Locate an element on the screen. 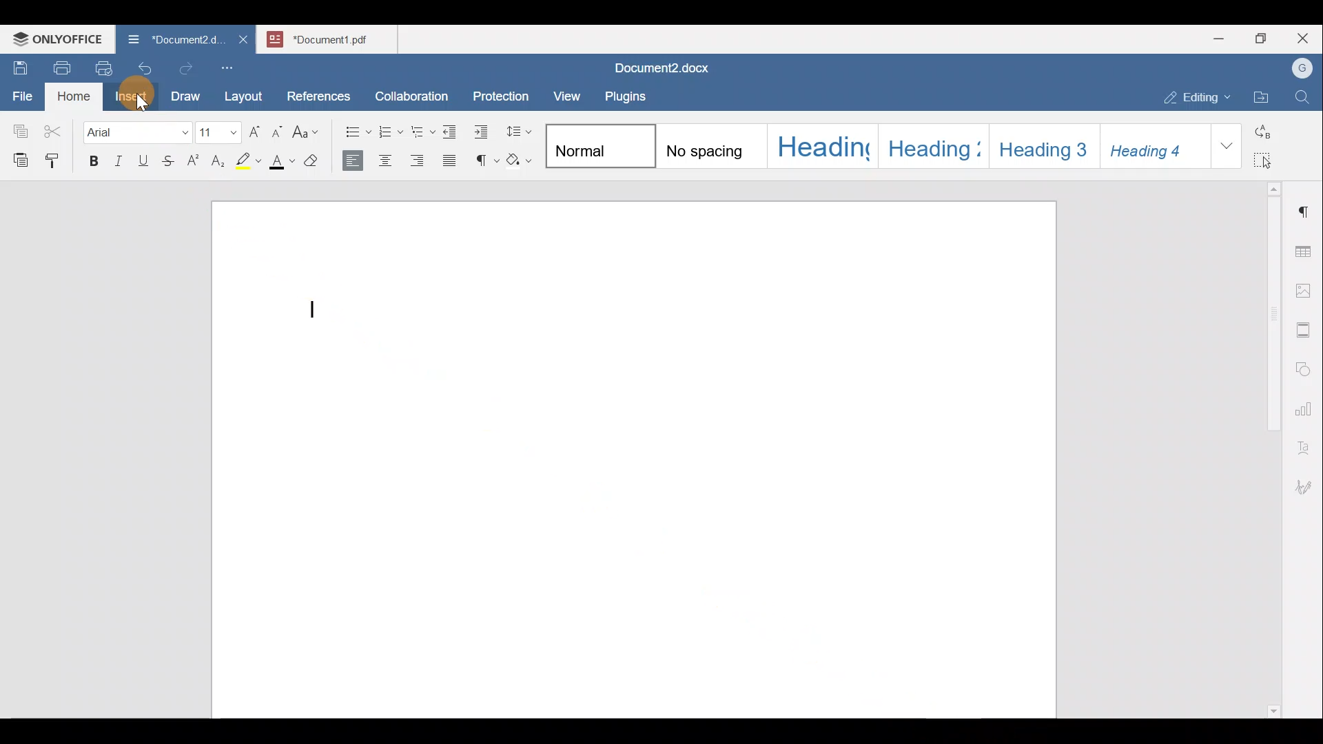 The image size is (1323, 744). Increase indent is located at coordinates (482, 132).